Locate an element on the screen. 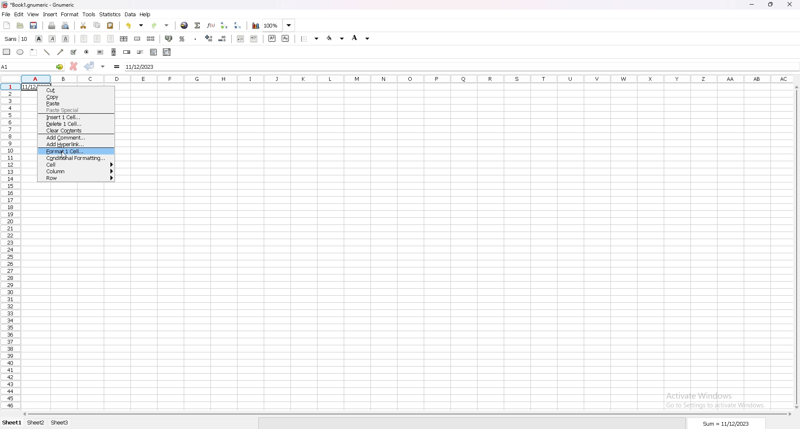  cut is located at coordinates (78, 90).